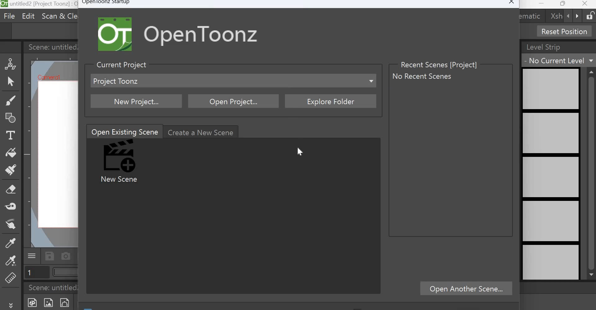  What do you see at coordinates (116, 81) in the screenshot?
I see `project` at bounding box center [116, 81].